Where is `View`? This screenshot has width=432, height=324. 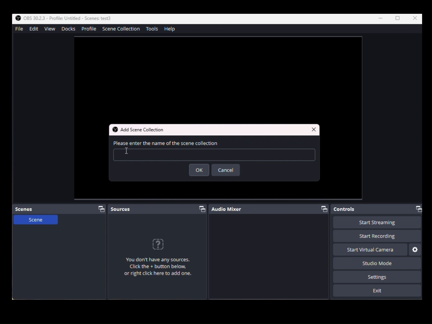 View is located at coordinates (51, 29).